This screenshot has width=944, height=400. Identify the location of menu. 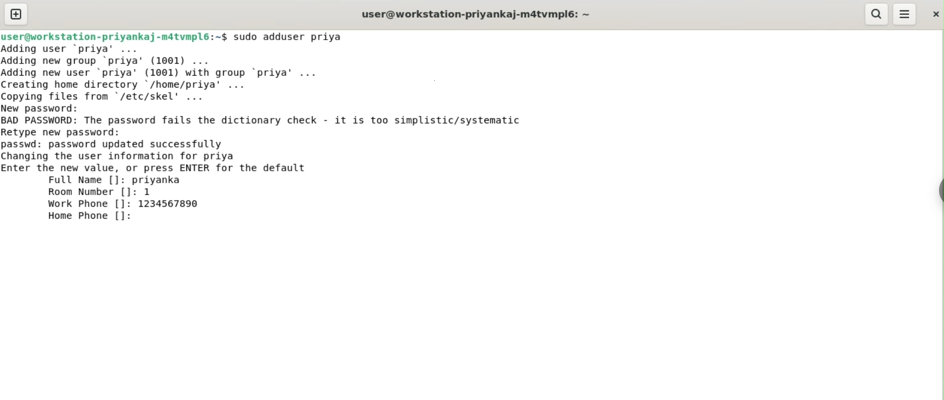
(905, 14).